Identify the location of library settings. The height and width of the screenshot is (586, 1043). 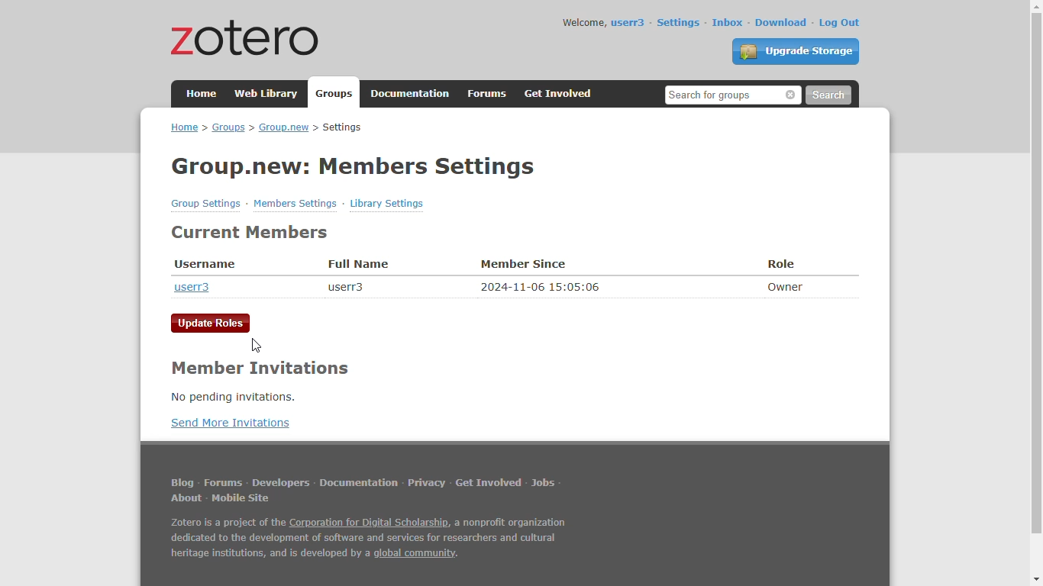
(387, 203).